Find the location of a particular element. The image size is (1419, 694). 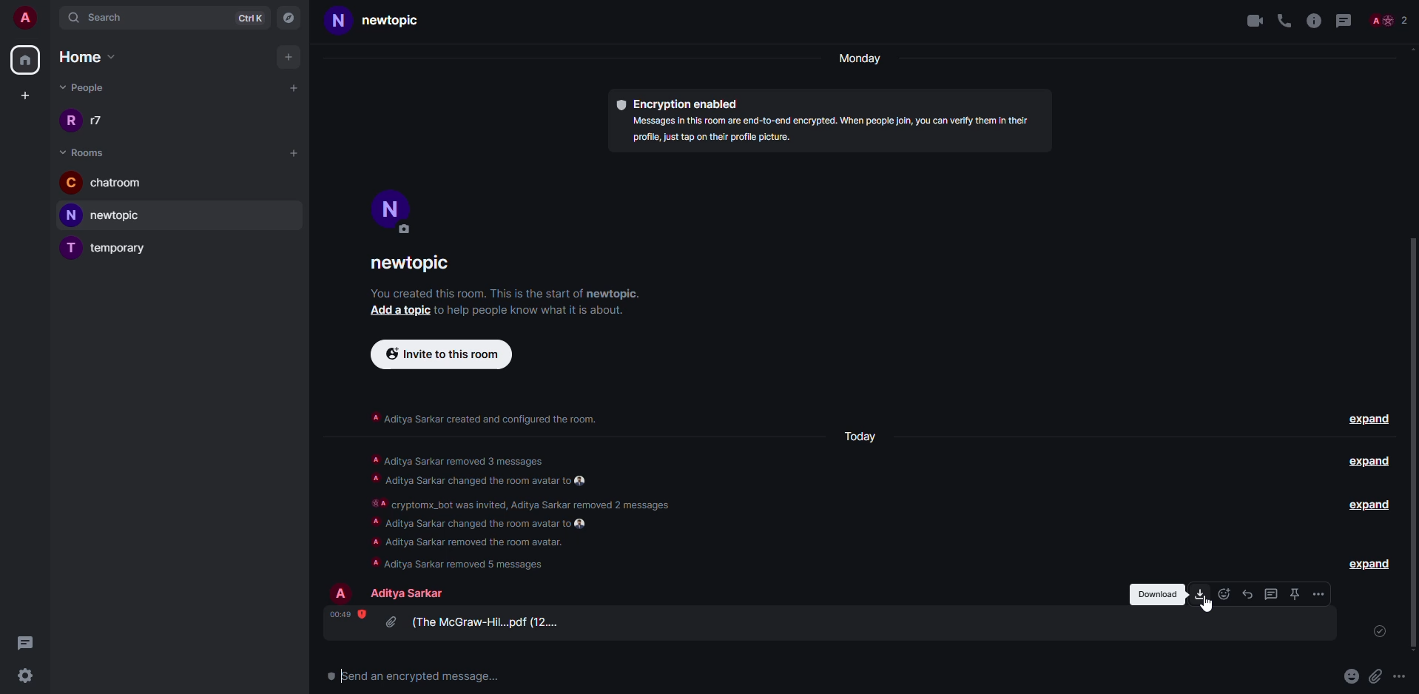

expand is located at coordinates (1369, 417).